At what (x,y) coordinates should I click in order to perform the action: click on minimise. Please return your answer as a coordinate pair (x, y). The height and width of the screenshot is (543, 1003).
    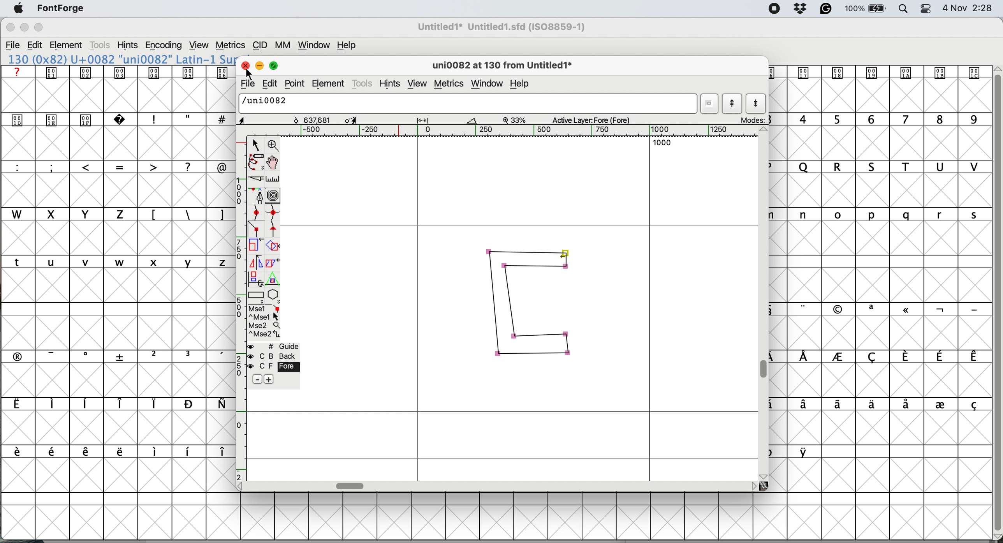
    Looking at the image, I should click on (258, 65).